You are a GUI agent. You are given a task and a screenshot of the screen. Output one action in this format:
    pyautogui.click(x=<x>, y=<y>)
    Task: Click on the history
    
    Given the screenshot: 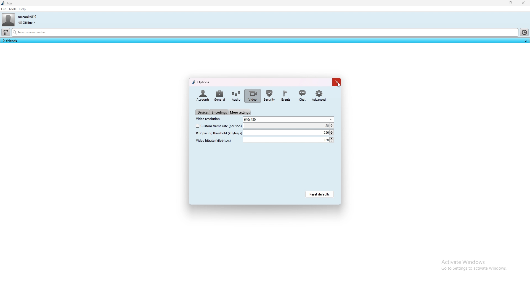 What is the action you would take?
    pyautogui.click(x=524, y=32)
    